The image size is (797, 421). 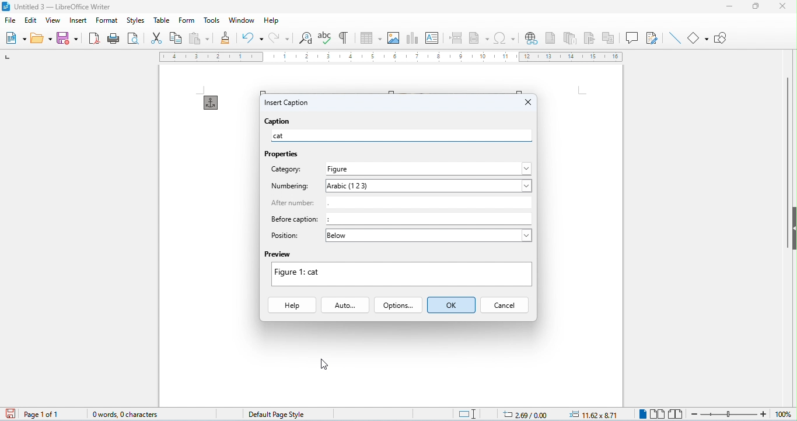 I want to click on cursor position, so click(x=520, y=413).